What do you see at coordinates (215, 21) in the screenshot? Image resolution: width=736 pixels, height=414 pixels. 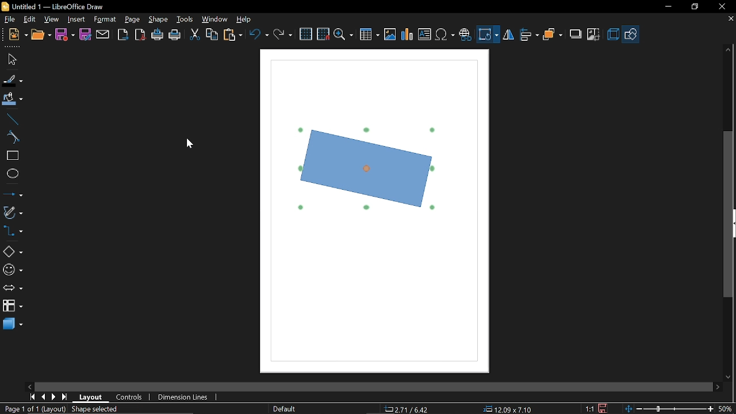 I see `window` at bounding box center [215, 21].